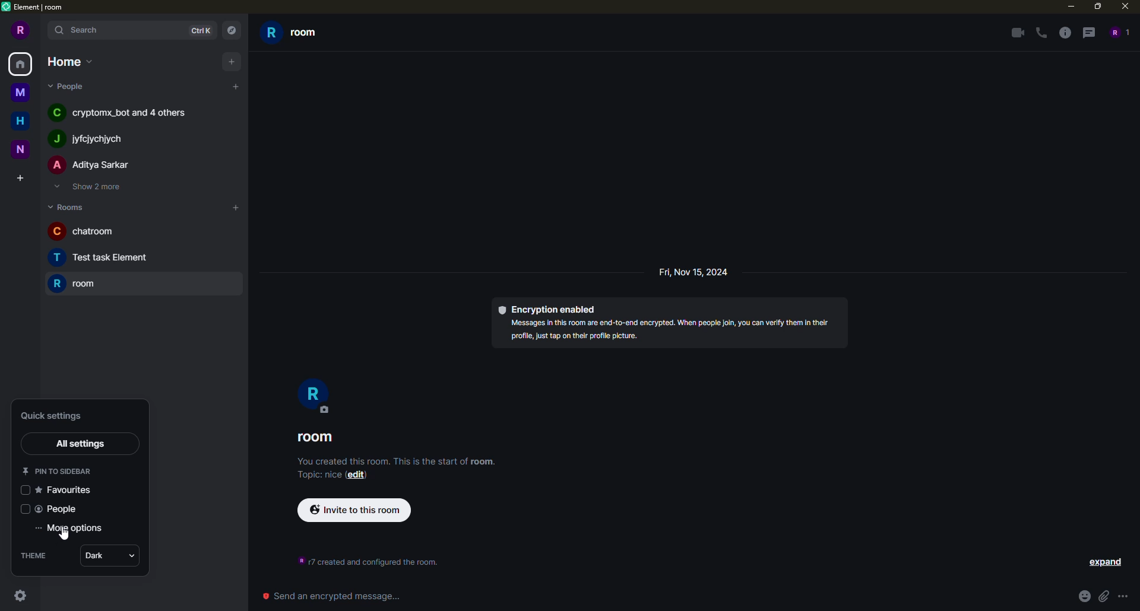 The image size is (1140, 611). I want to click on home, so click(21, 63).